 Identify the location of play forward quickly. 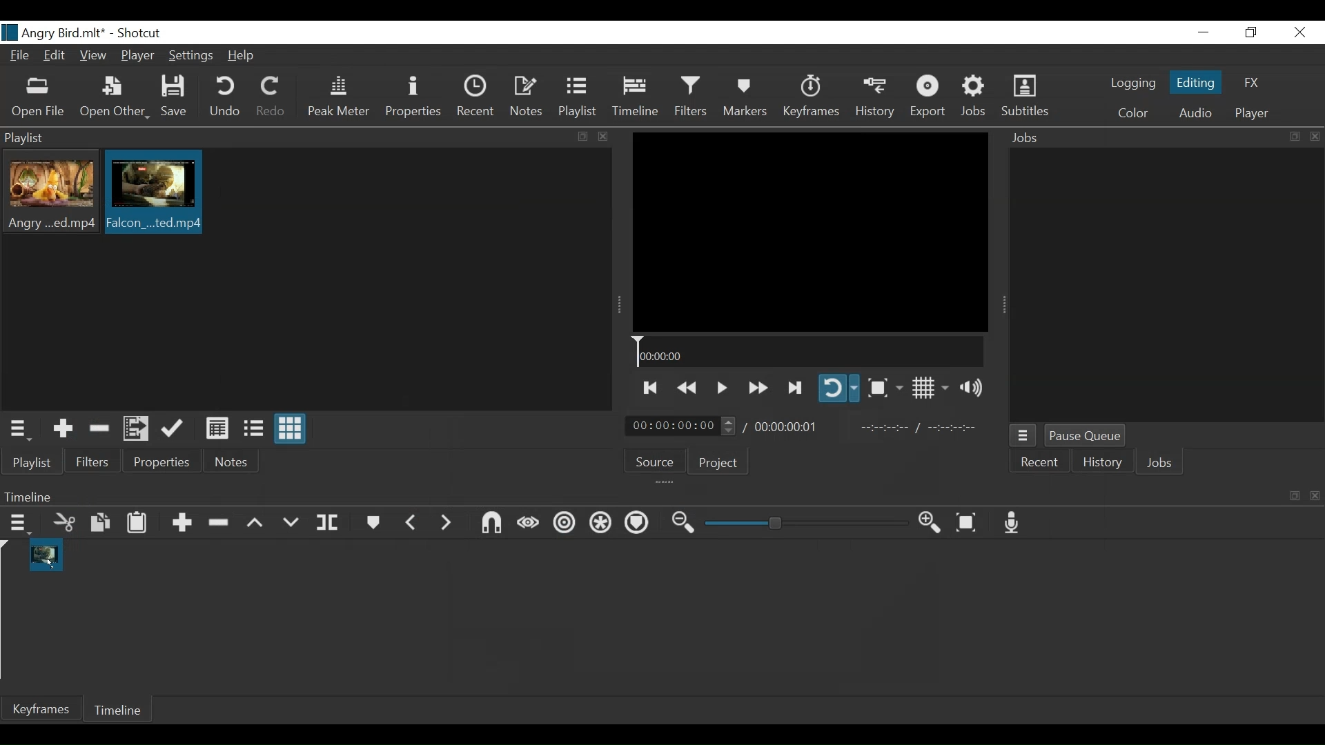
(756, 389).